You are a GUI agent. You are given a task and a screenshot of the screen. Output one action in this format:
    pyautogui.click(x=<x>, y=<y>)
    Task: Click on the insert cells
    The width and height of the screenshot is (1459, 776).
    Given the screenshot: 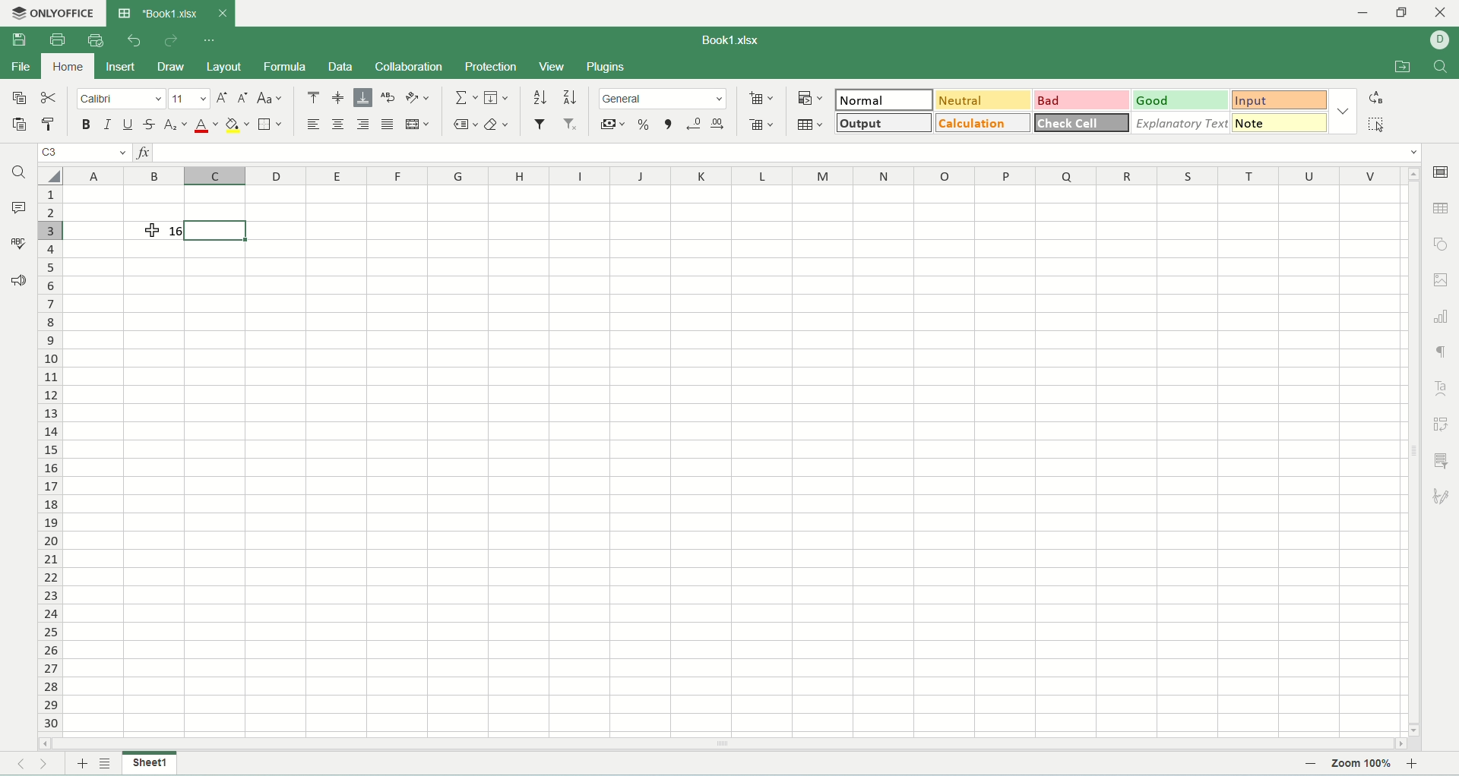 What is the action you would take?
    pyautogui.click(x=760, y=99)
    